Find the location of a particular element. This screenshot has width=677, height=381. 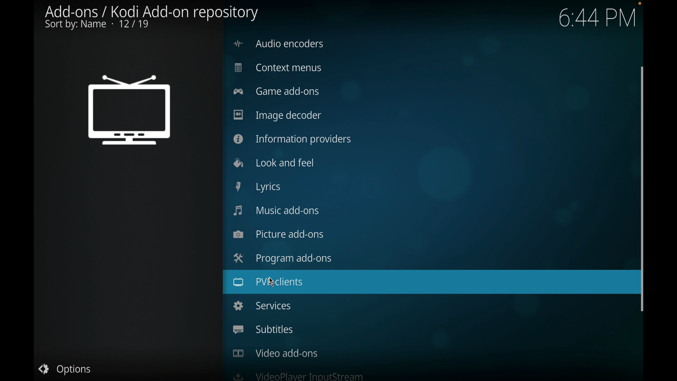

subtitles is located at coordinates (263, 329).